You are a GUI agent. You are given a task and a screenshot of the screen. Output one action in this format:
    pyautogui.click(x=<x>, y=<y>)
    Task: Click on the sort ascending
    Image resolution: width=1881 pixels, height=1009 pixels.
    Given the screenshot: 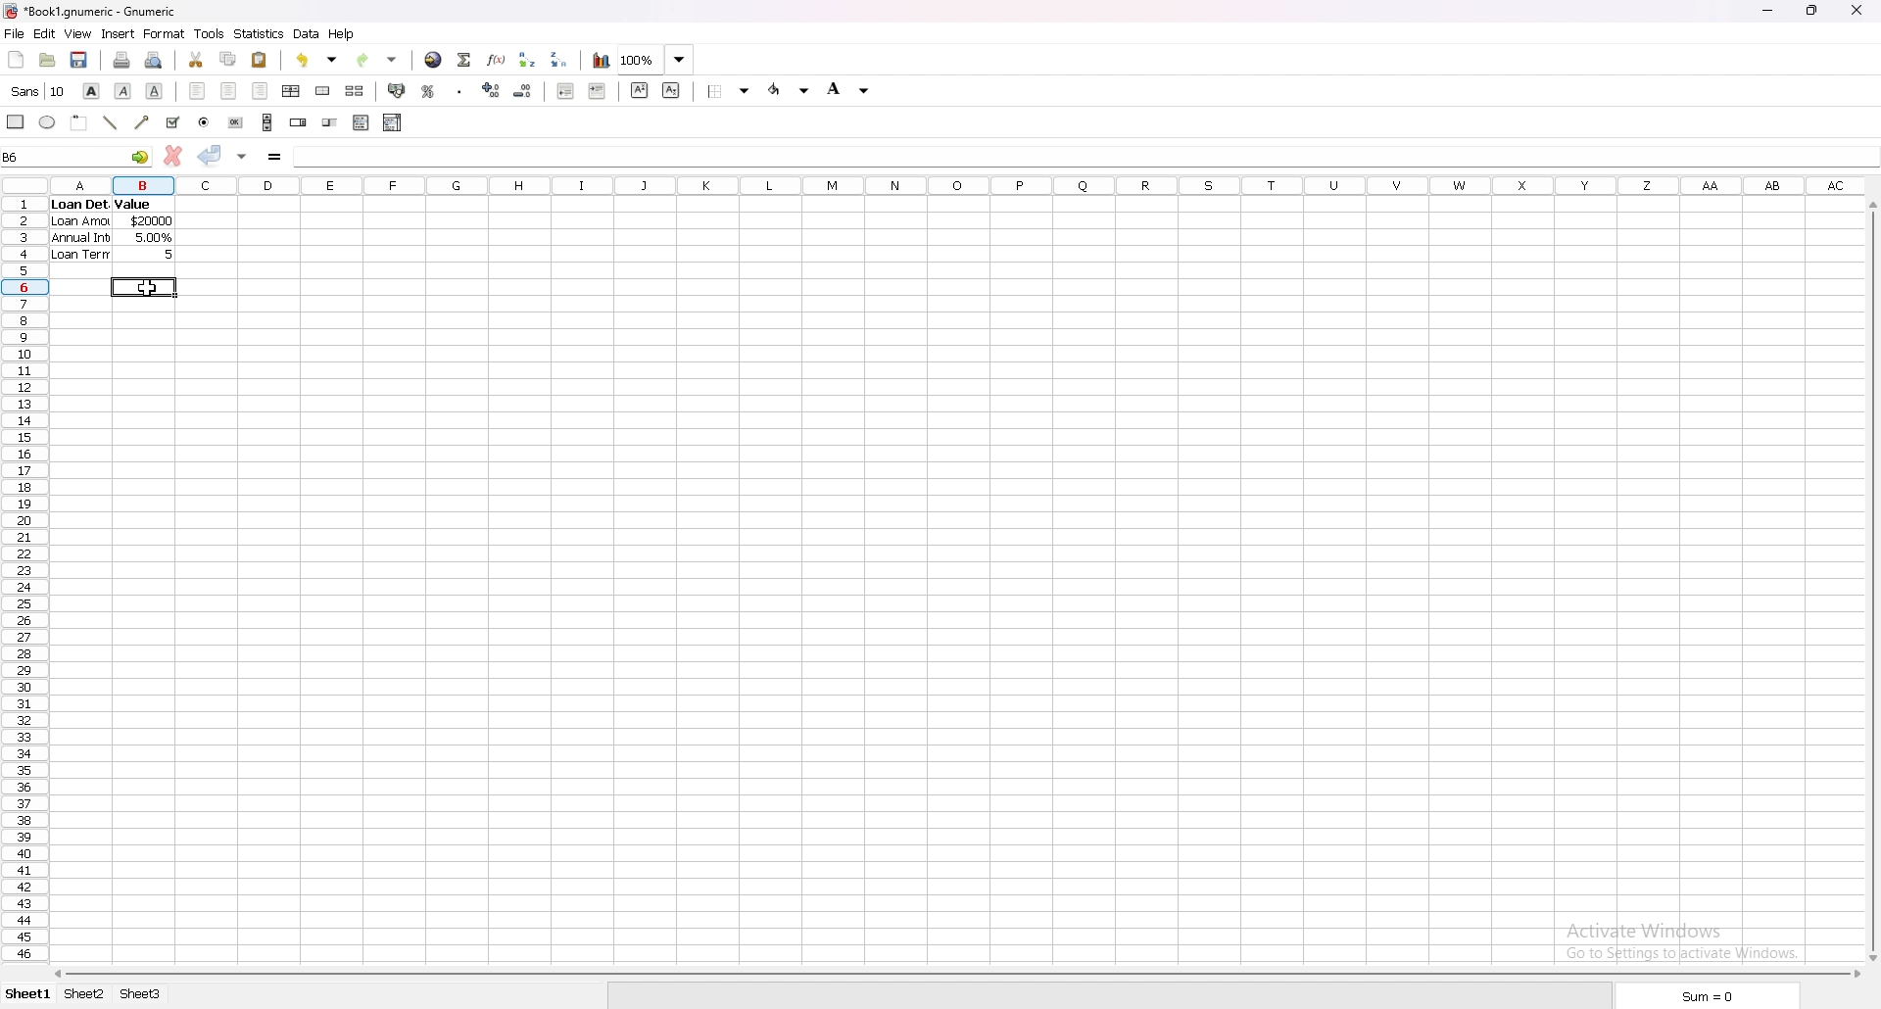 What is the action you would take?
    pyautogui.click(x=527, y=60)
    